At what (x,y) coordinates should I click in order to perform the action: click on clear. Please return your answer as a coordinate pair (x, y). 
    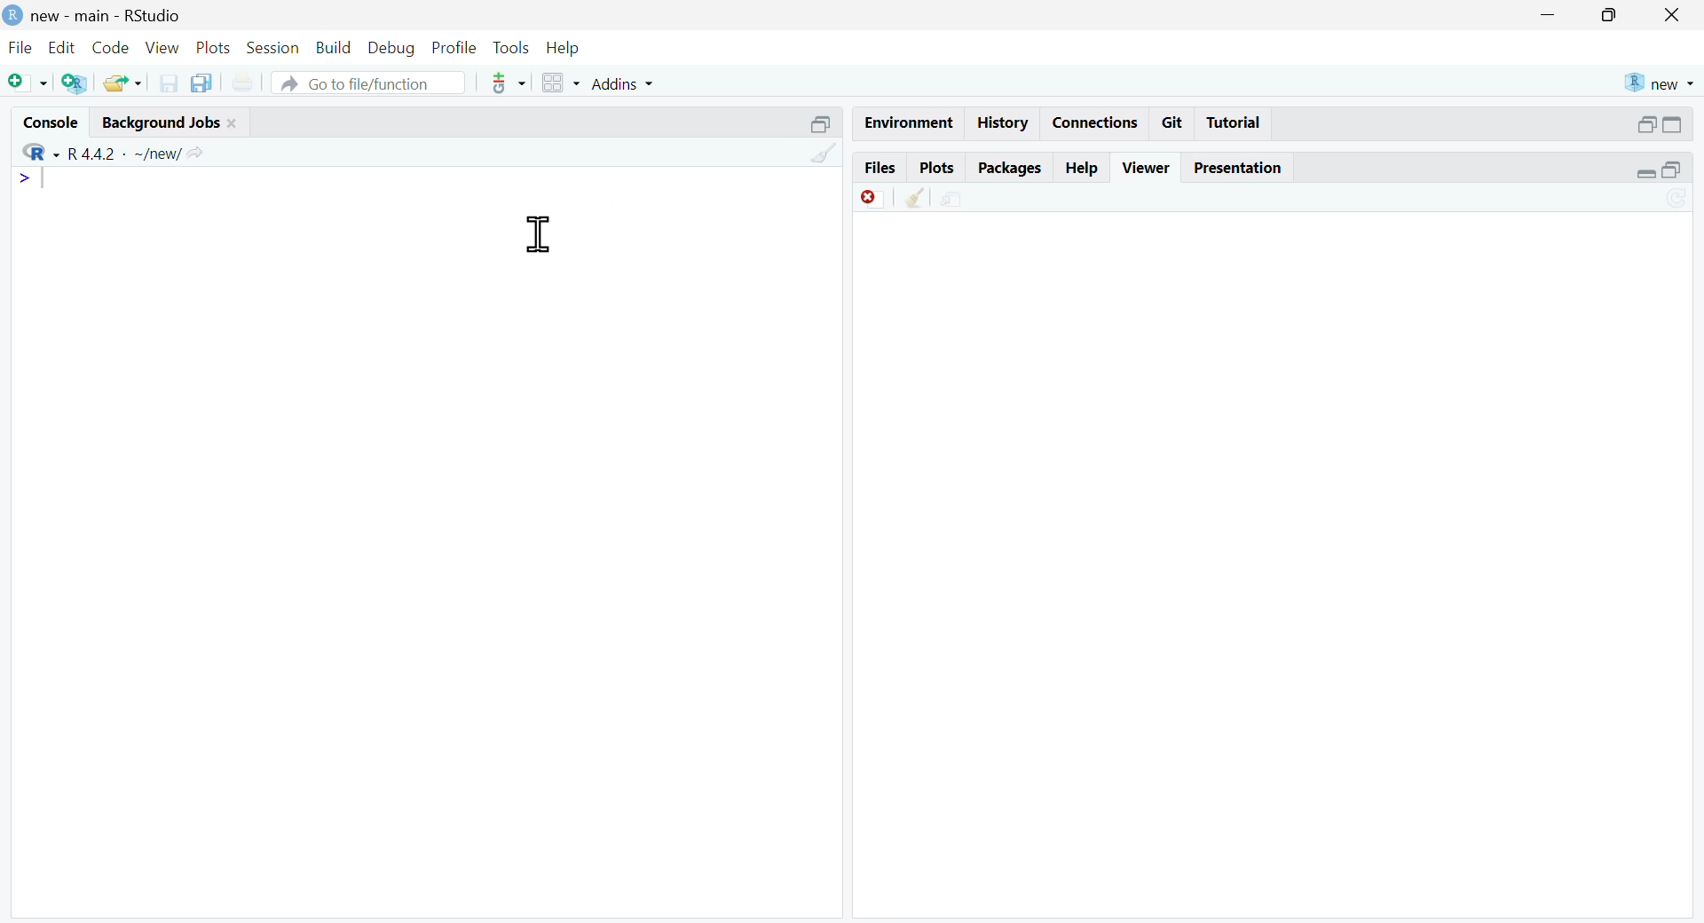
    Looking at the image, I should click on (918, 197).